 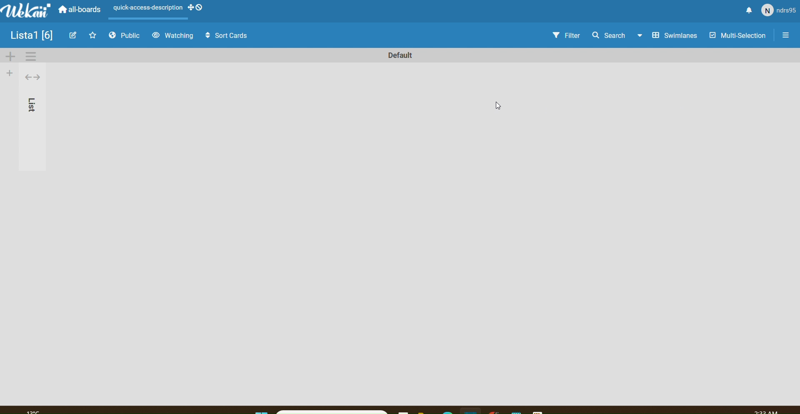 What do you see at coordinates (32, 57) in the screenshot?
I see `Settings` at bounding box center [32, 57].